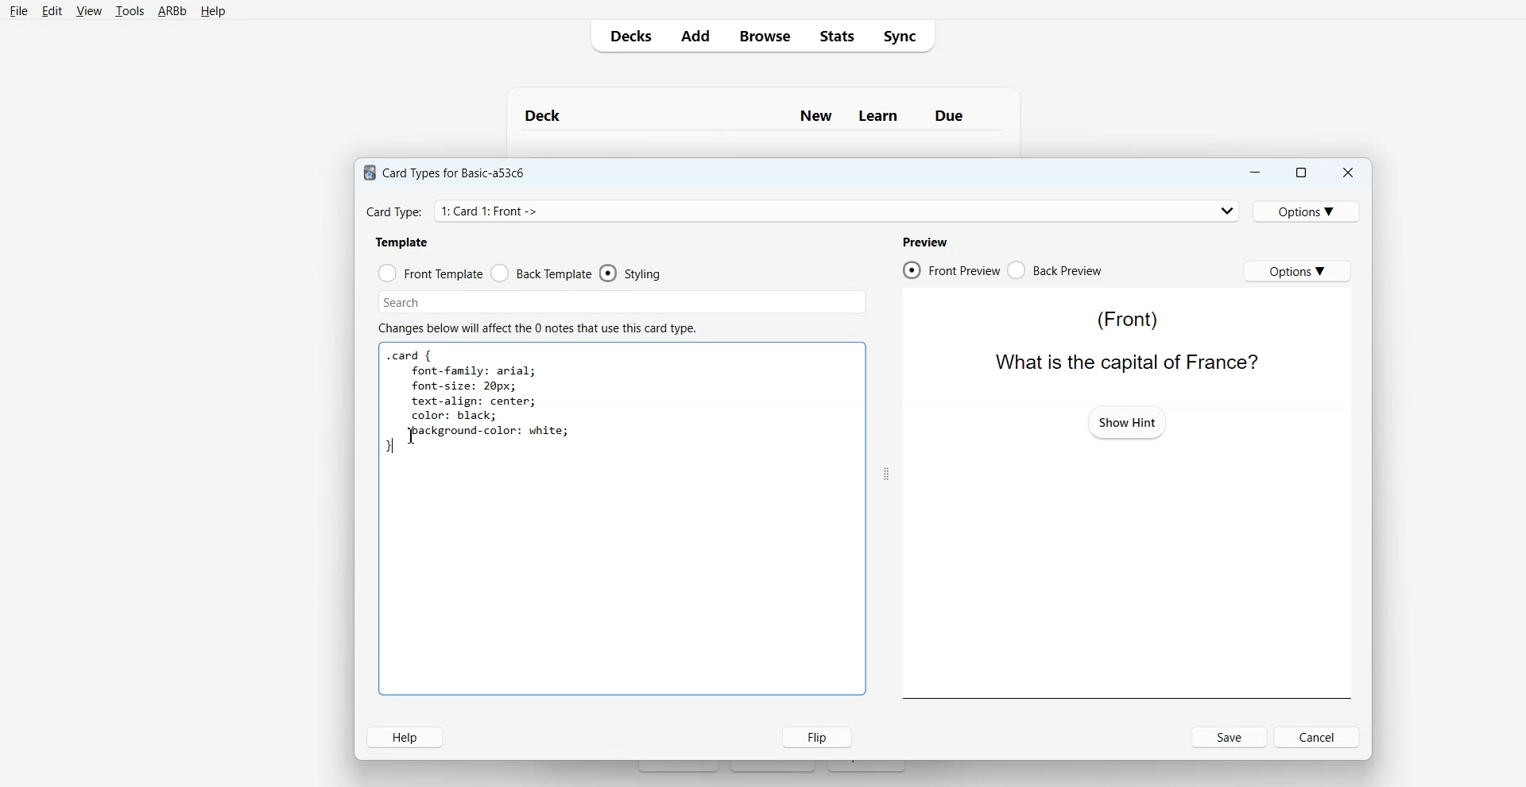 The width and height of the screenshot is (1526, 787). What do you see at coordinates (478, 403) in the screenshot?
I see `.card {
font-family: arial;
font-size: 20px;
text-align: center;
color: black;

| Jpackground-color: white;

i` at bounding box center [478, 403].